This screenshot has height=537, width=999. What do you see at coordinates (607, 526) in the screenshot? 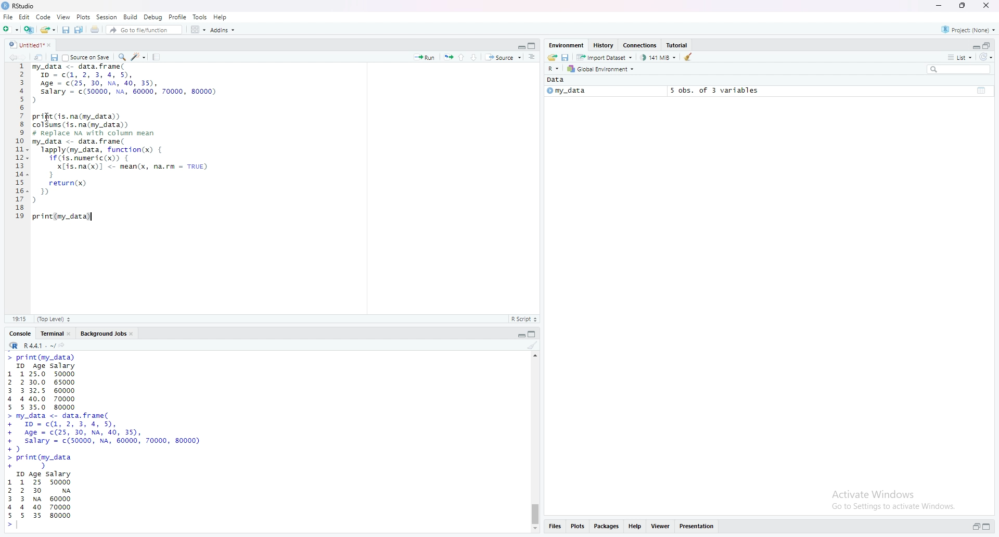
I see `packages` at bounding box center [607, 526].